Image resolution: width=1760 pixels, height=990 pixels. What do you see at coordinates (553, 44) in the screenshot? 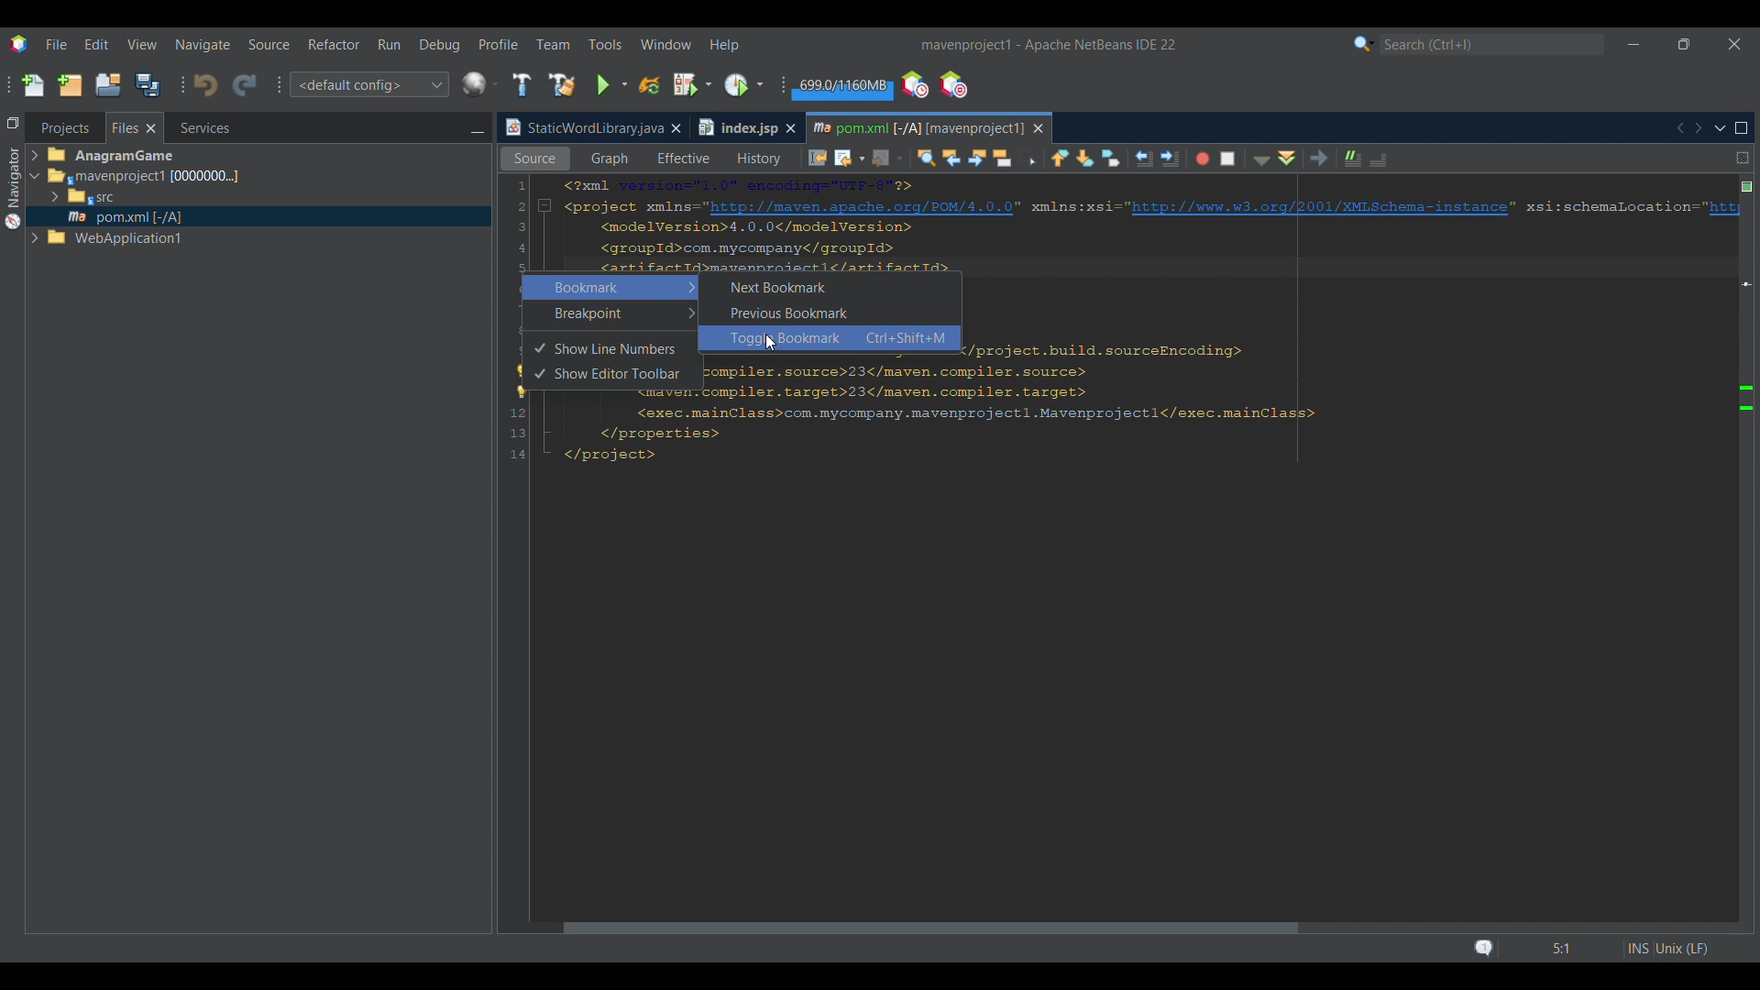
I see `Team menu` at bounding box center [553, 44].